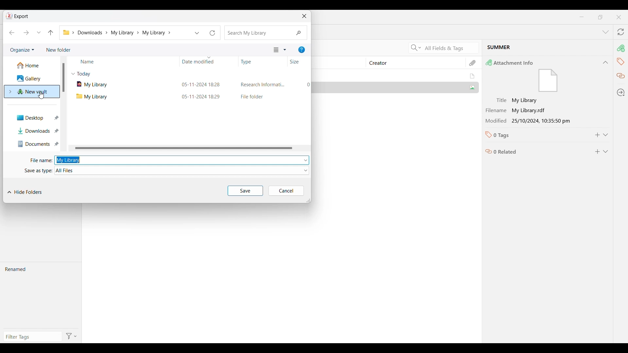 Image resolution: width=628 pixels, height=353 pixels. Describe the element at coordinates (450, 48) in the screenshot. I see `Current search criteria` at that location.